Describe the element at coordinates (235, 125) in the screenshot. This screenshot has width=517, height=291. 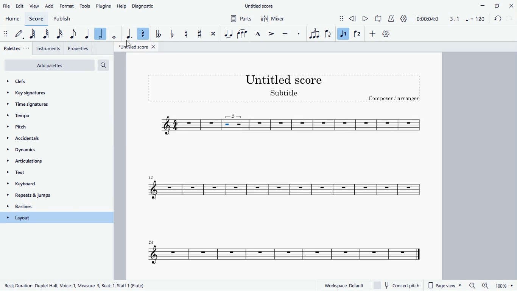
I see `duplet added` at that location.